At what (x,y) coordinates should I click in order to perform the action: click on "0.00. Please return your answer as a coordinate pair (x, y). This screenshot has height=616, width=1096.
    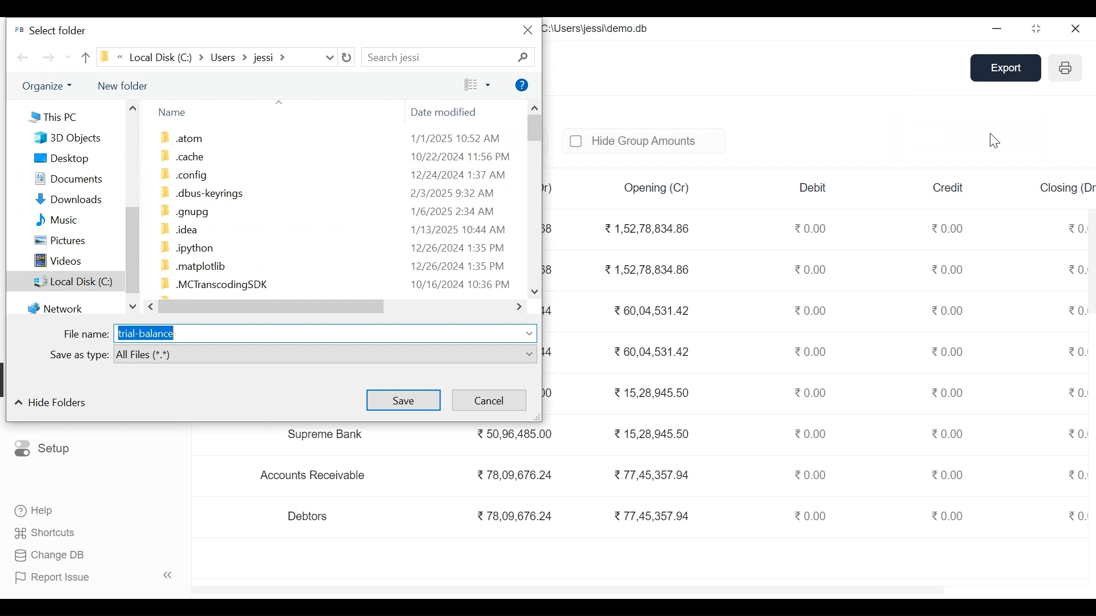
    Looking at the image, I should click on (1077, 226).